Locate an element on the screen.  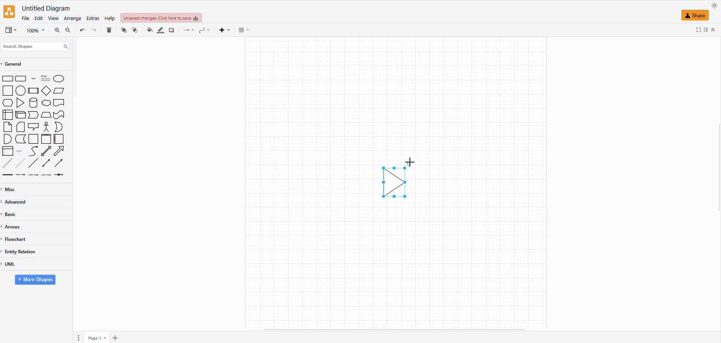
entity relation is located at coordinates (24, 250).